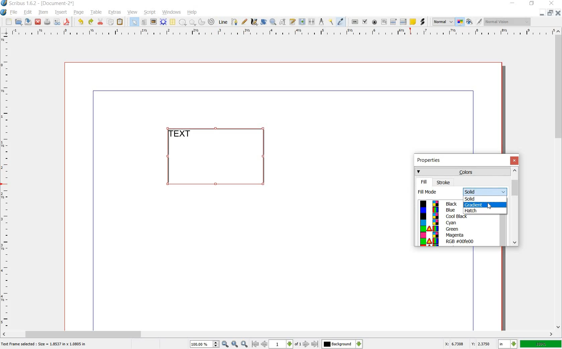  Describe the element at coordinates (403, 21) in the screenshot. I see `pdf list box` at that location.